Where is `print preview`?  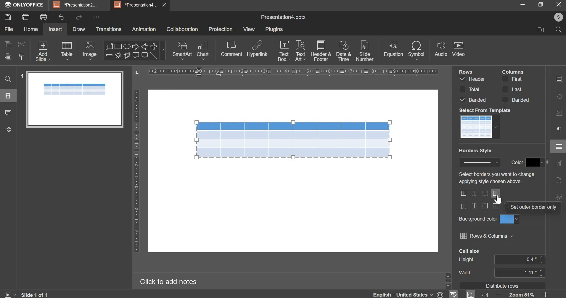 print preview is located at coordinates (44, 17).